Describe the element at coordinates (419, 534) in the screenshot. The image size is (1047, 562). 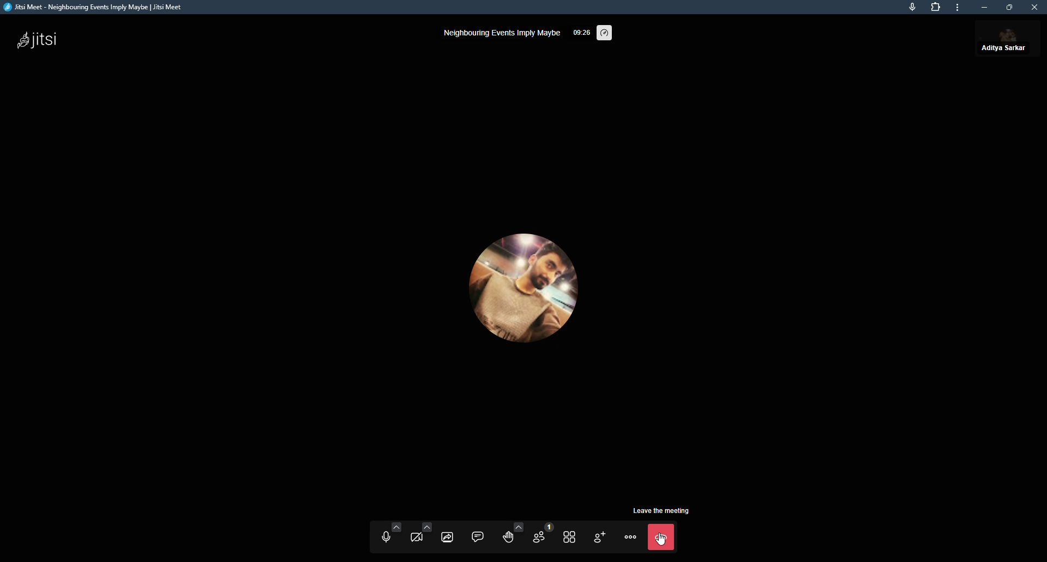
I see `start camera` at that location.